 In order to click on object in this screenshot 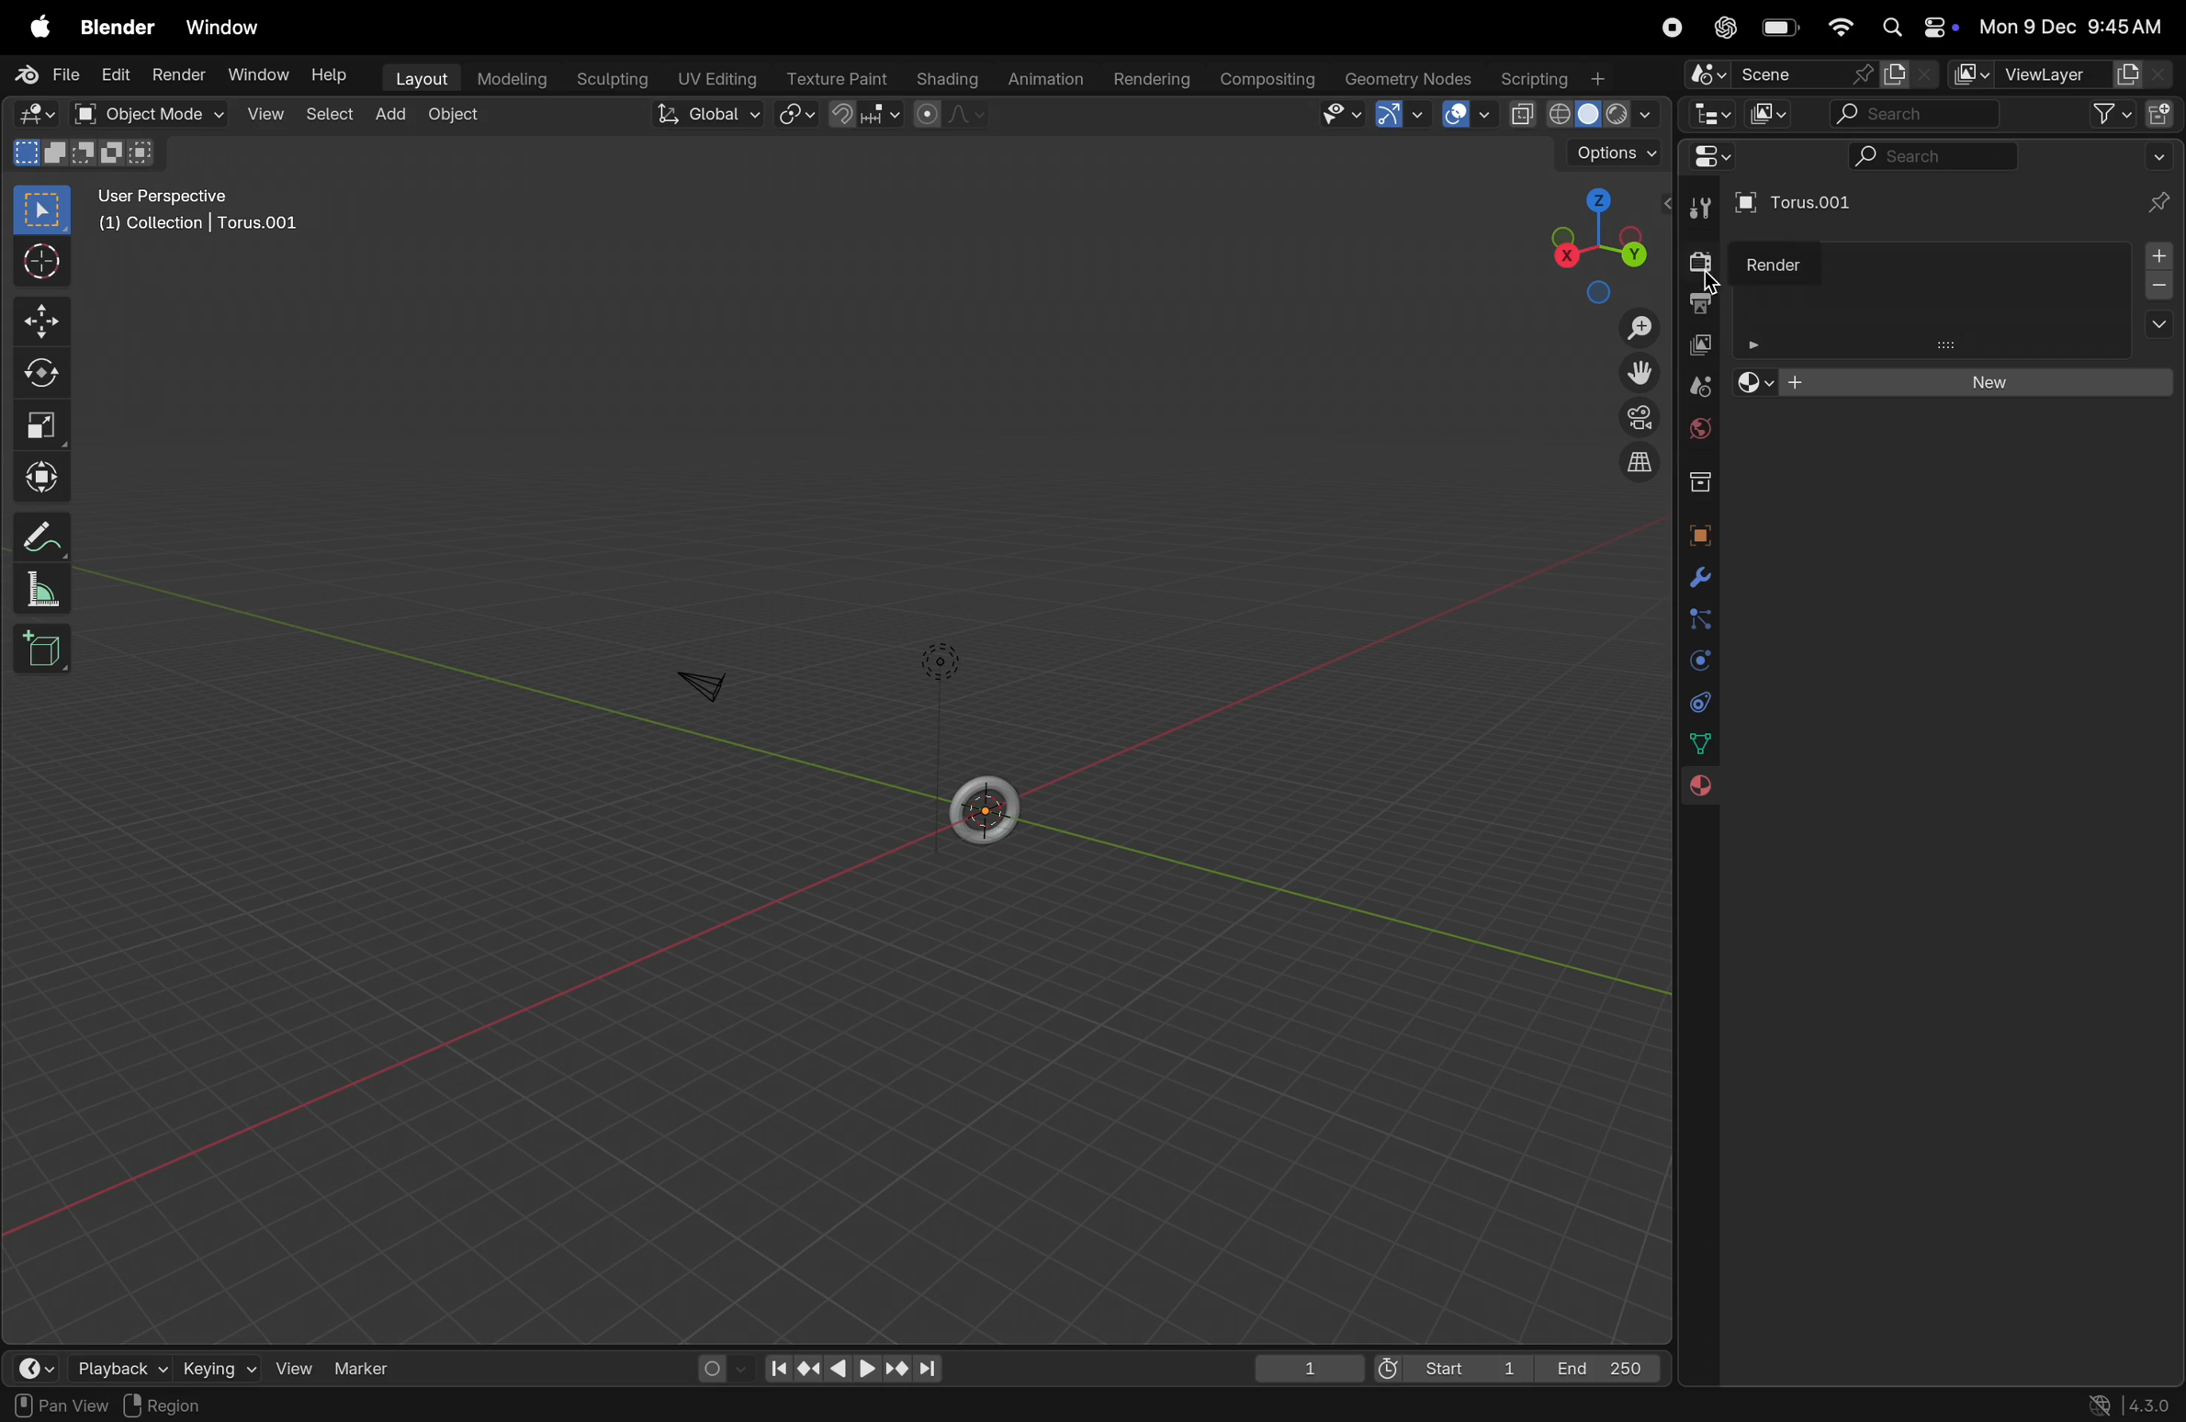, I will do `click(458, 114)`.